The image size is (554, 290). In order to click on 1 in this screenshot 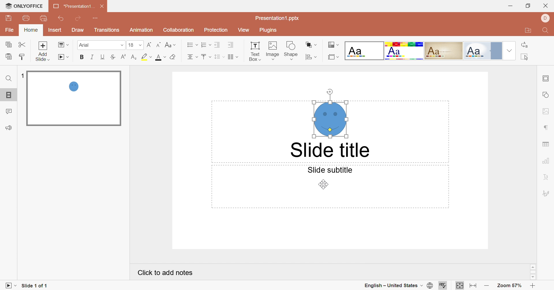, I will do `click(22, 75)`.